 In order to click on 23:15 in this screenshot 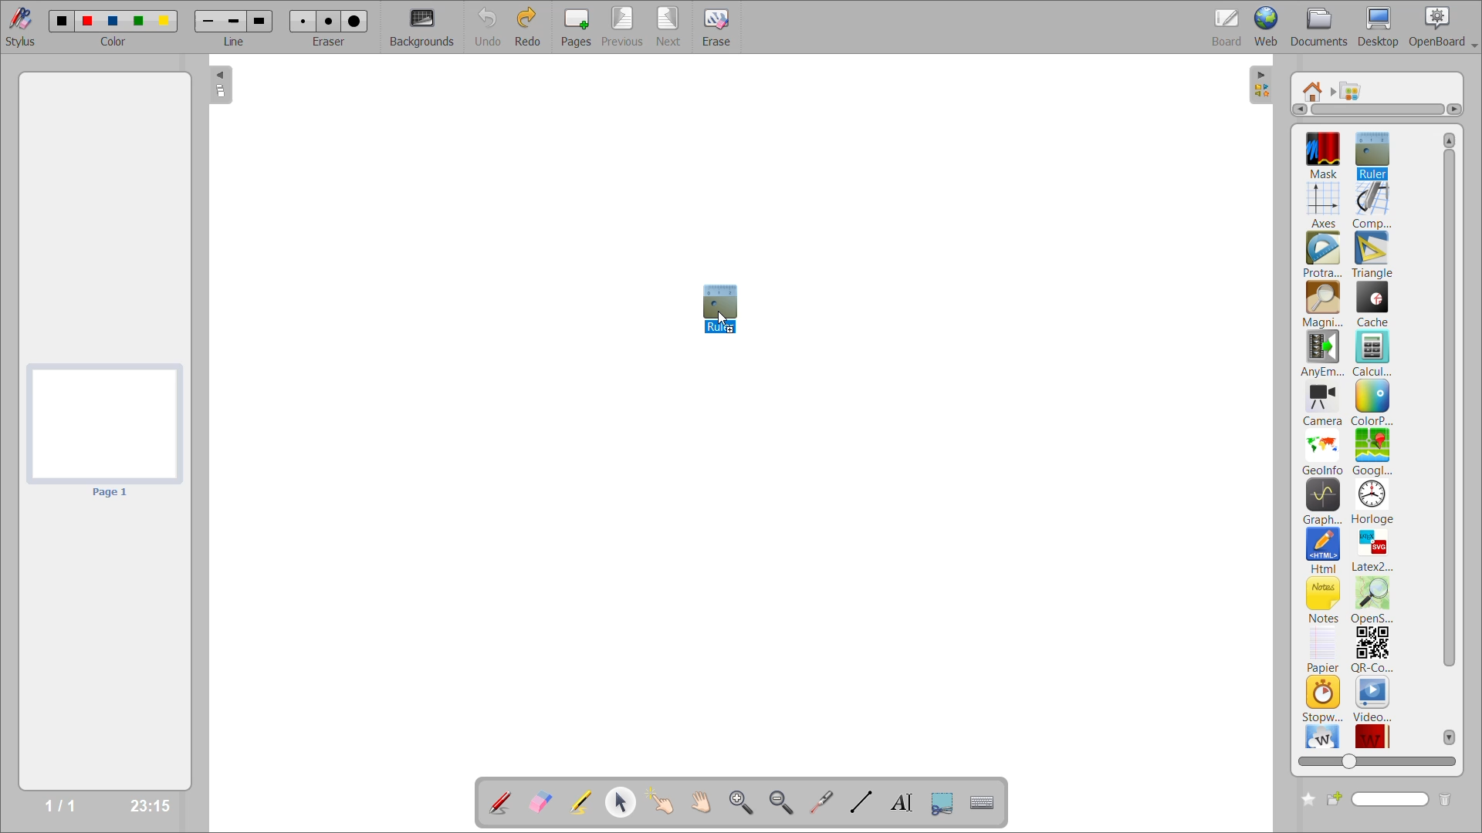, I will do `click(148, 804)`.